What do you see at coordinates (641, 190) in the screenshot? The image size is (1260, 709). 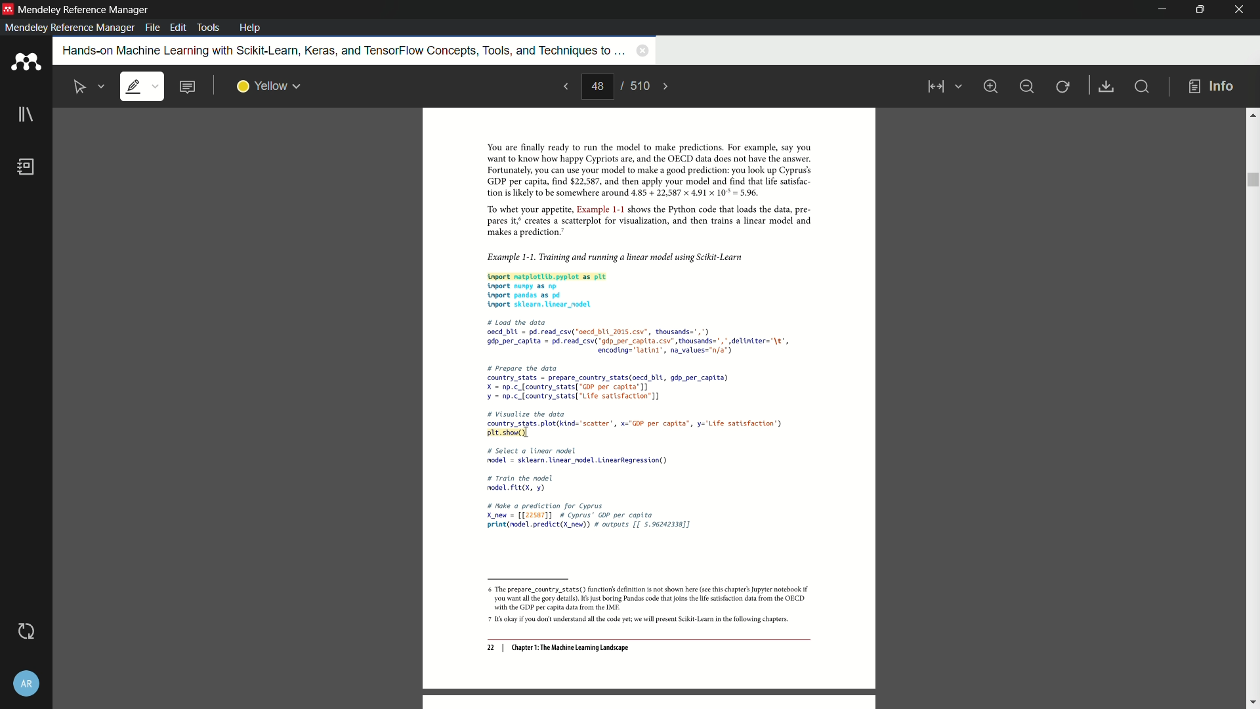 I see `You are finally ready to run the model to make predictions. For example, say you
want to know how happy Cypriots are, and the OECD data does not have the answer.
Fortunately, you can use your model to make a good prediction: you look up Cyprus’
GDP per capita, find $22,587, and then apply your model and find that life satsfac-
tion is likely to be somewhere around 4.85 + 22,587 x 4.91 x 10° = 5.96.

“To whet your appetite, Example 1-1 shows the Python code that loads the data, pre
pares it creates a scatterplot for visualization, and then trains a linear model and
‘makes a prediction.”` at bounding box center [641, 190].